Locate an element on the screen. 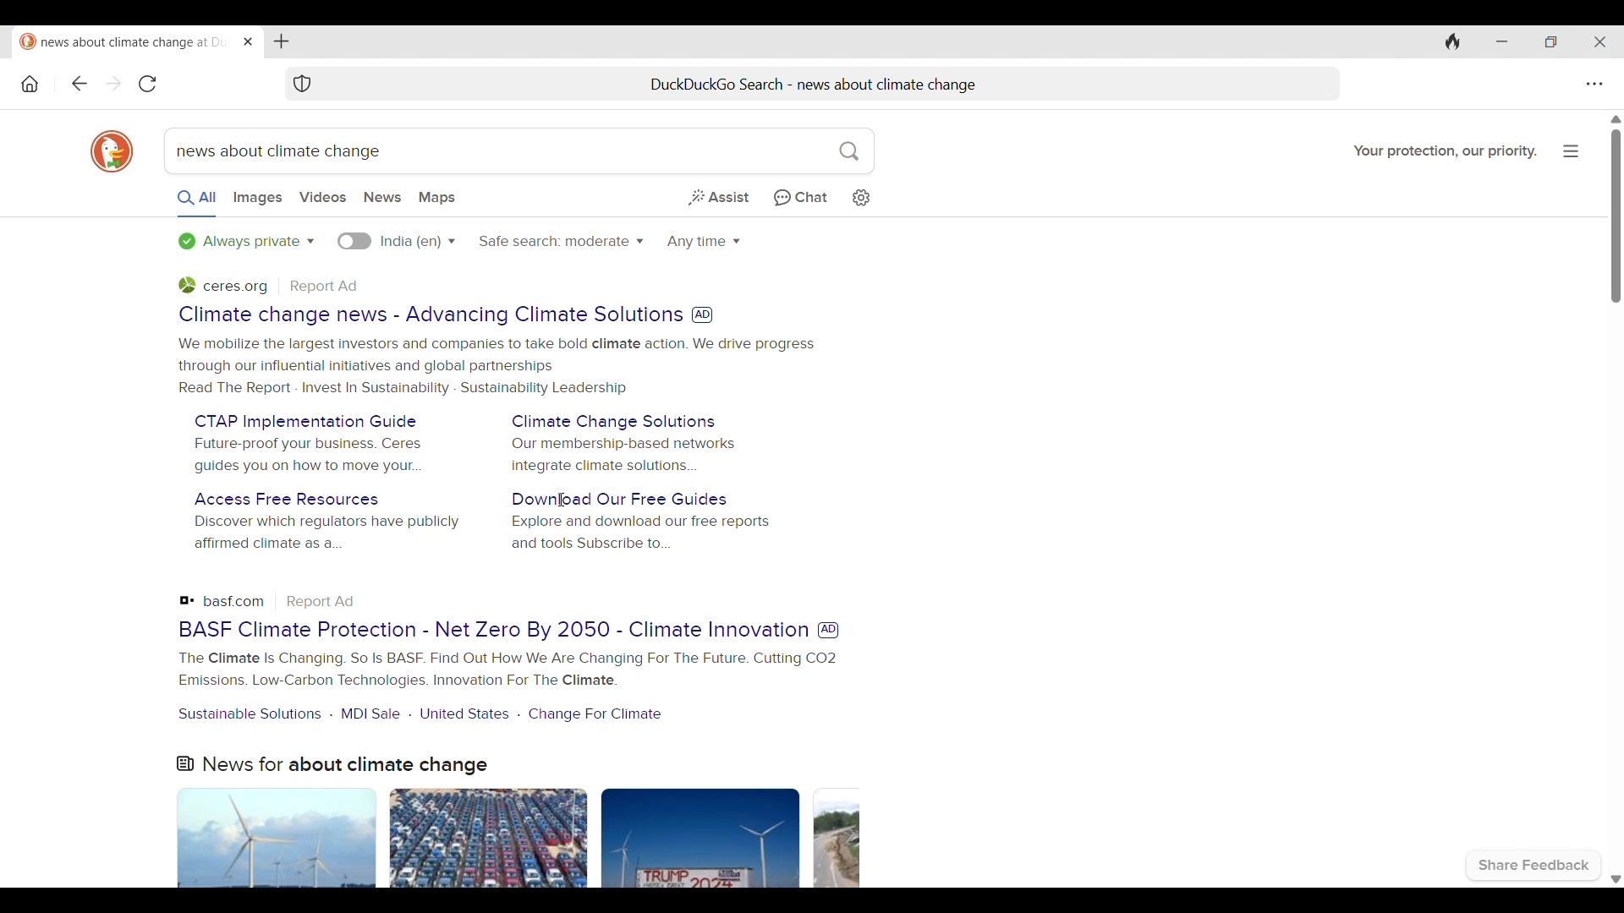 This screenshot has height=913, width=1624. Go backward is located at coordinates (112, 83).